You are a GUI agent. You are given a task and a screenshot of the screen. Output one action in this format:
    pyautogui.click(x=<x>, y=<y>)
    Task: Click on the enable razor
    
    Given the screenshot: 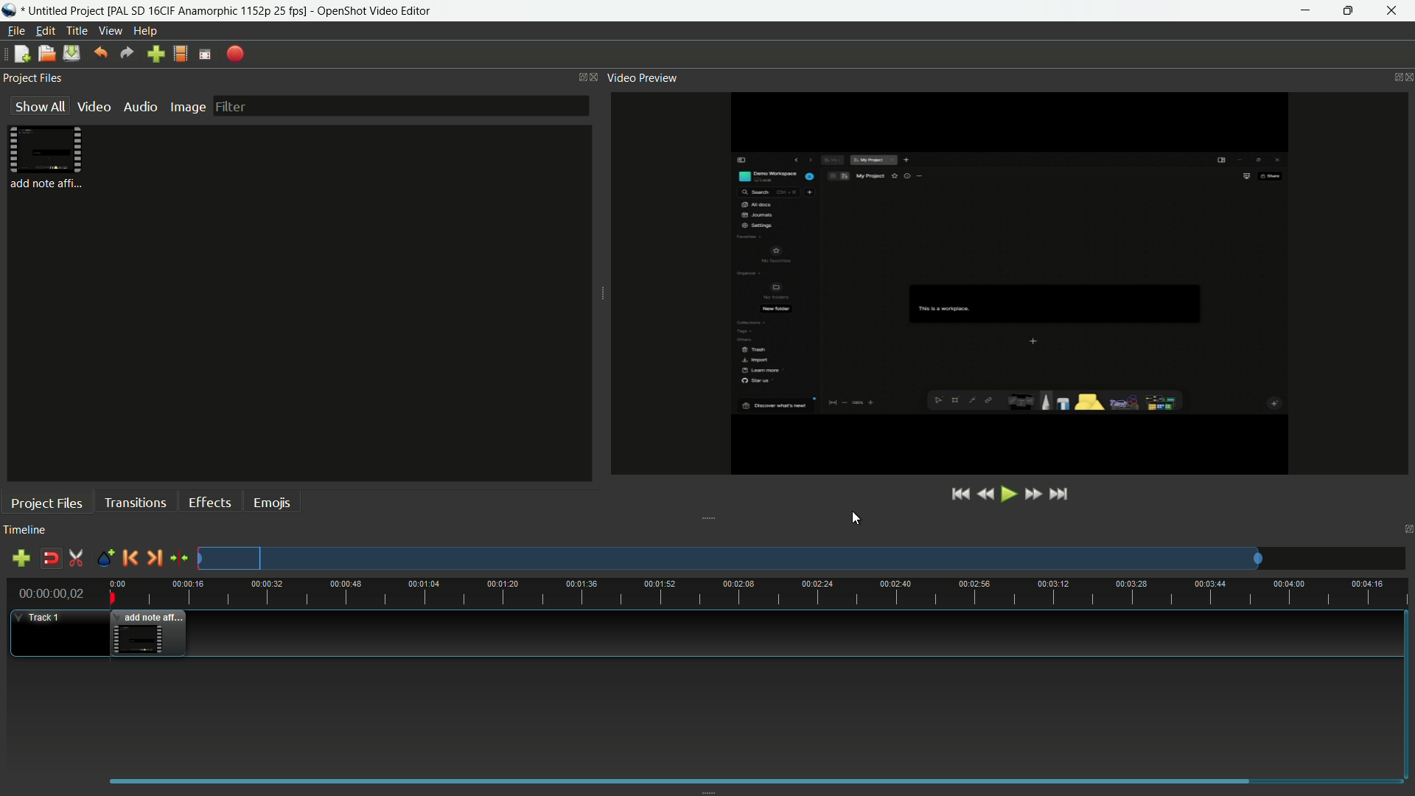 What is the action you would take?
    pyautogui.click(x=77, y=559)
    